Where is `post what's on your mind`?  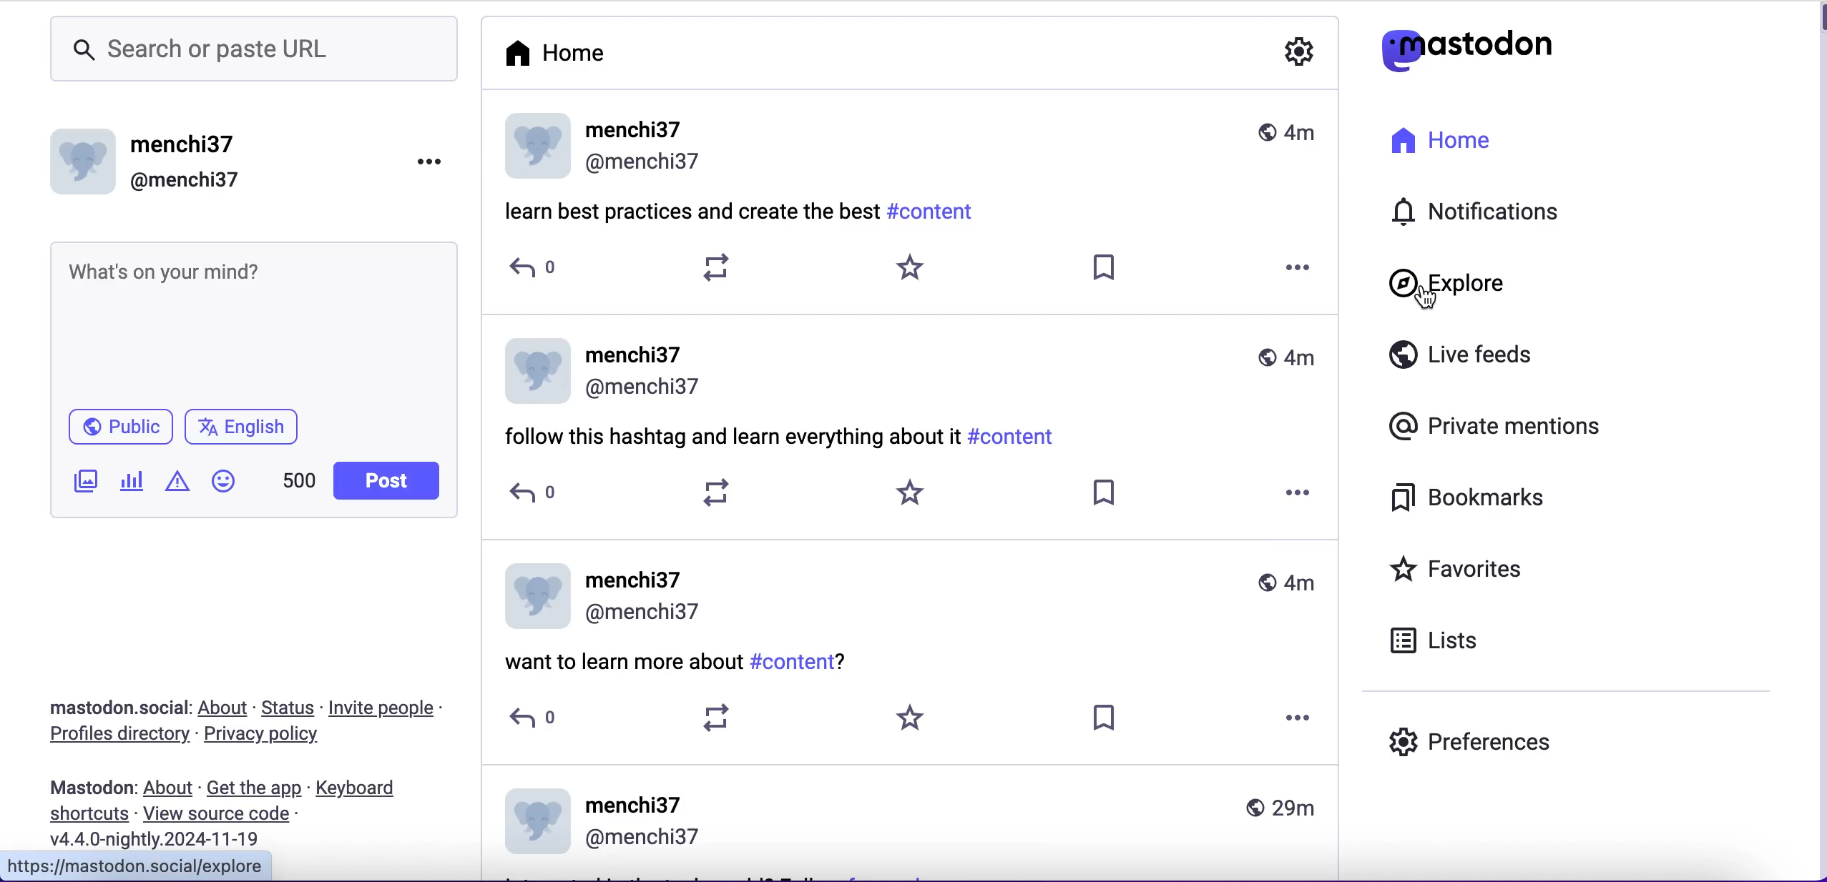 post what's on your mind is located at coordinates (253, 317).